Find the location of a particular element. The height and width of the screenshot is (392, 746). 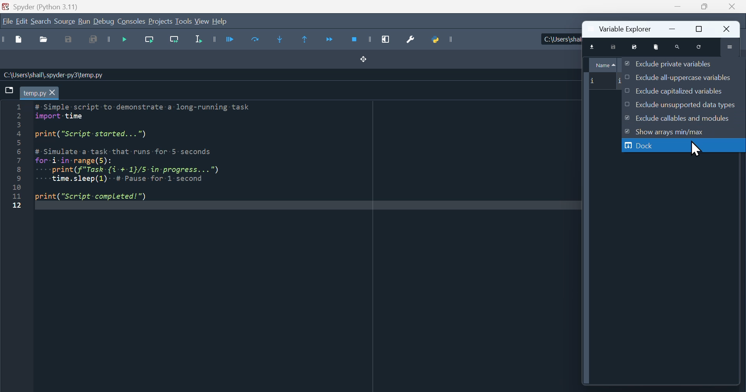

run current cell is located at coordinates (252, 41).